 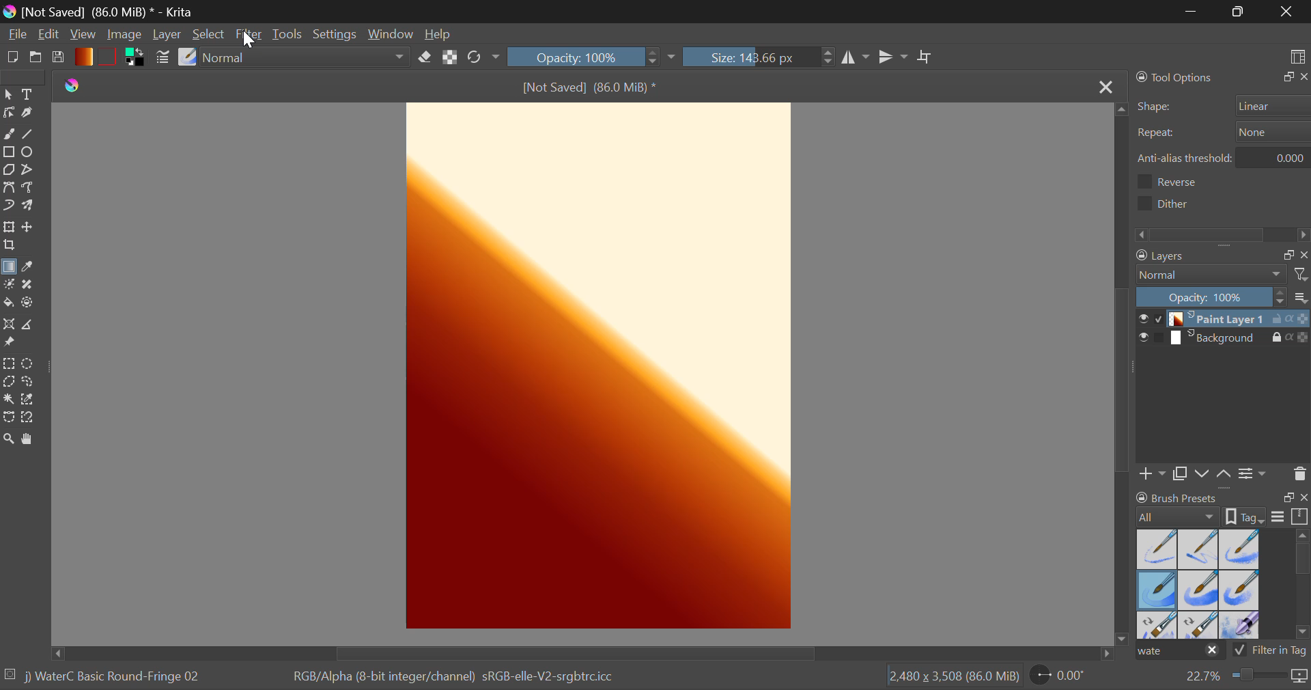 I want to click on Polygon, so click(x=8, y=169).